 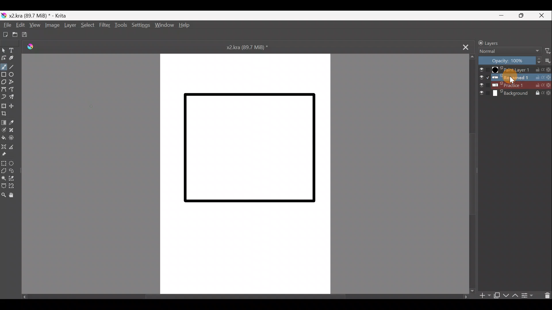 What do you see at coordinates (20, 26) in the screenshot?
I see `Edit` at bounding box center [20, 26].